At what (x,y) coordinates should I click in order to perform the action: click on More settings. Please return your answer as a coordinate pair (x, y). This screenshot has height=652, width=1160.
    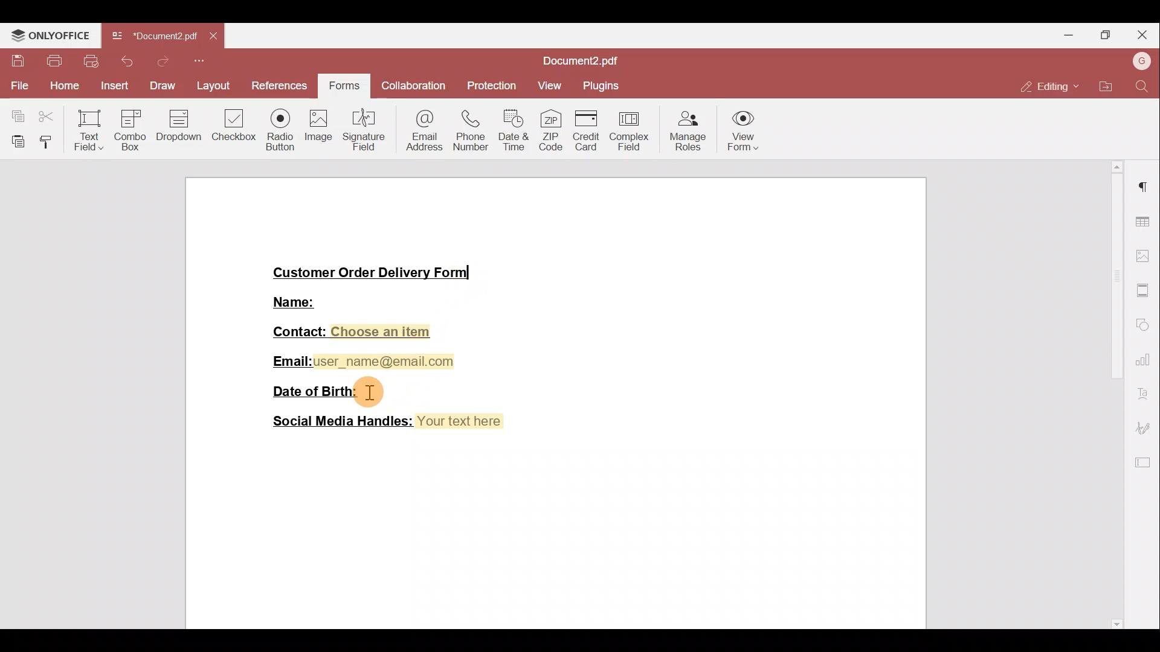
    Looking at the image, I should click on (1144, 290).